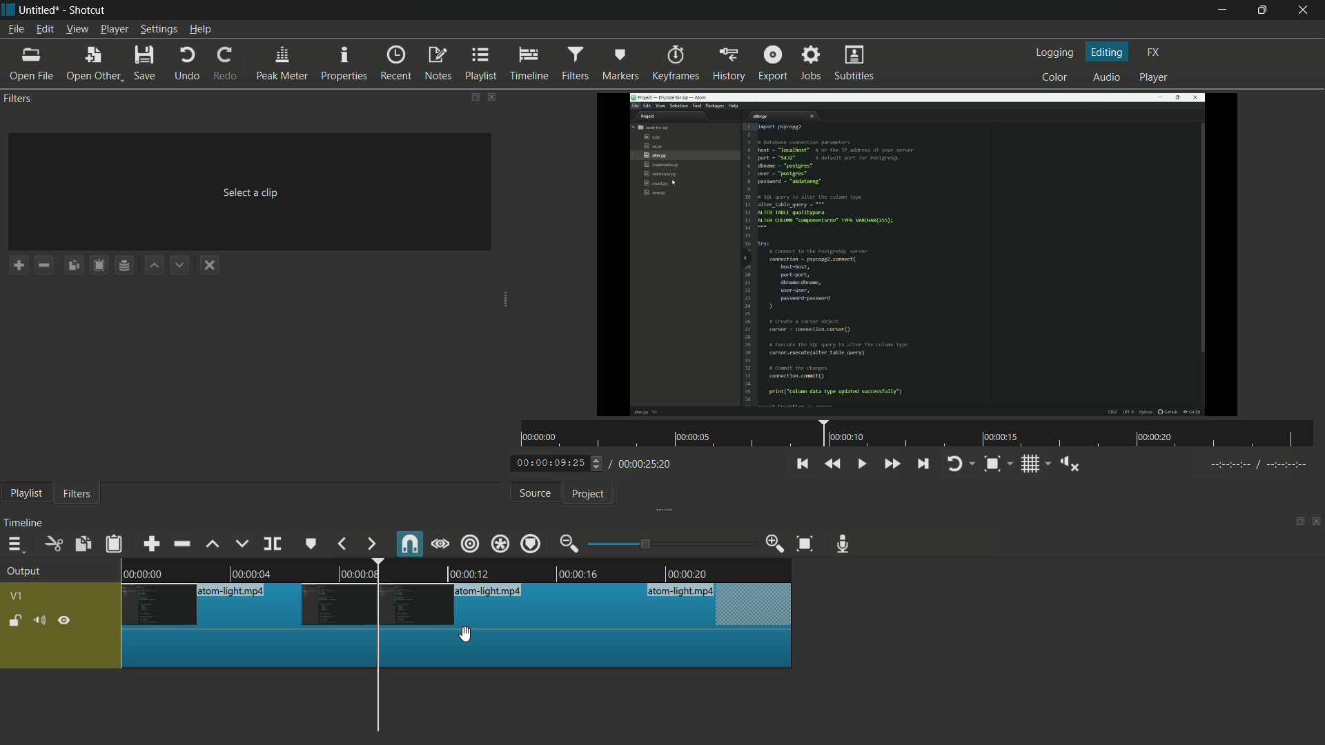 The height and width of the screenshot is (745, 1325). I want to click on adjustment bar, so click(670, 544).